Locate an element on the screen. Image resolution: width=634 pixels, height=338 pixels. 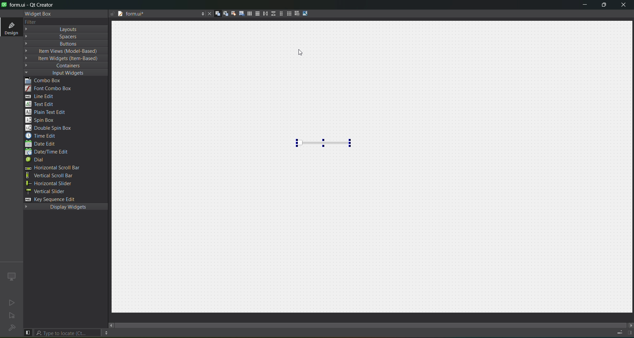
display widgets is located at coordinates (64, 208).